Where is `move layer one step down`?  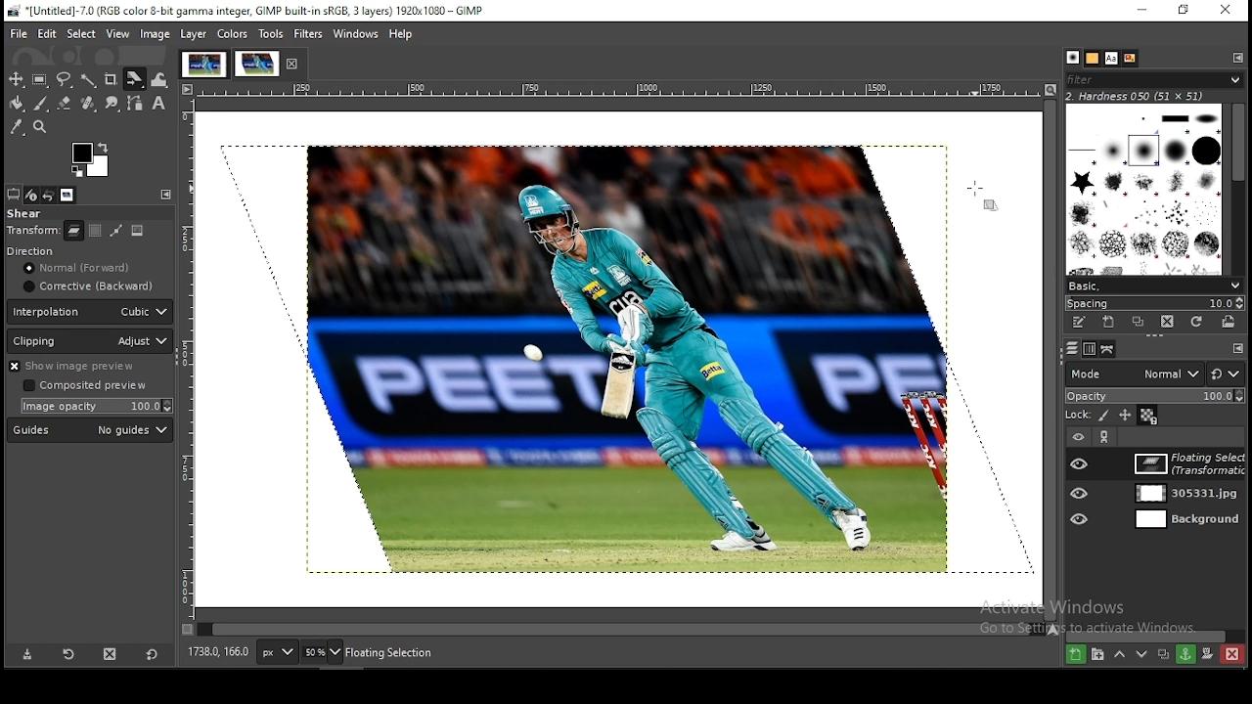
move layer one step down is located at coordinates (1143, 655).